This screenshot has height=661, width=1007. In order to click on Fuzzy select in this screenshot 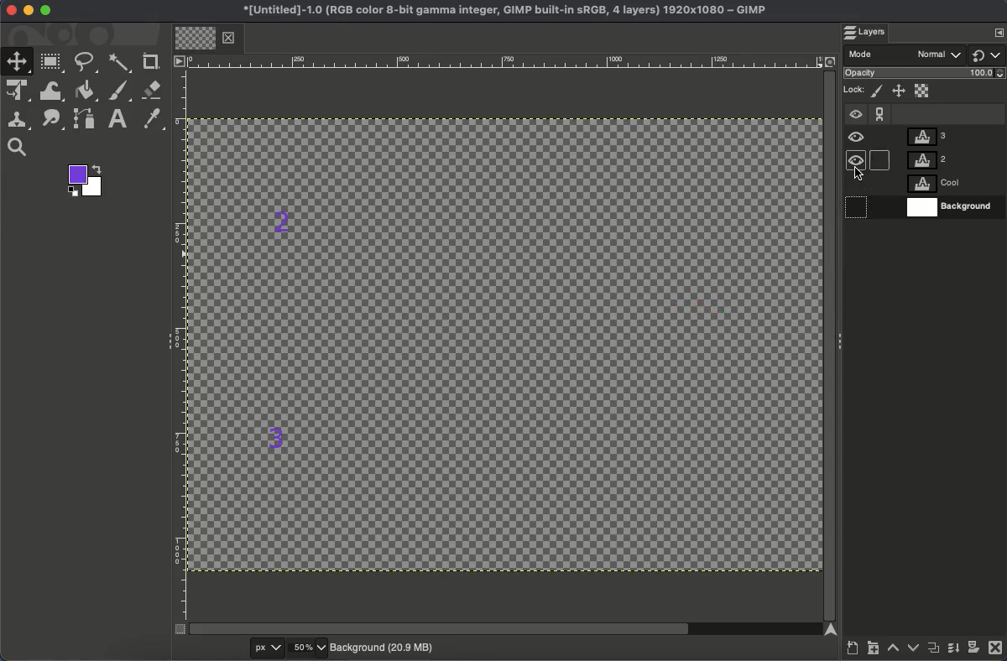, I will do `click(119, 63)`.